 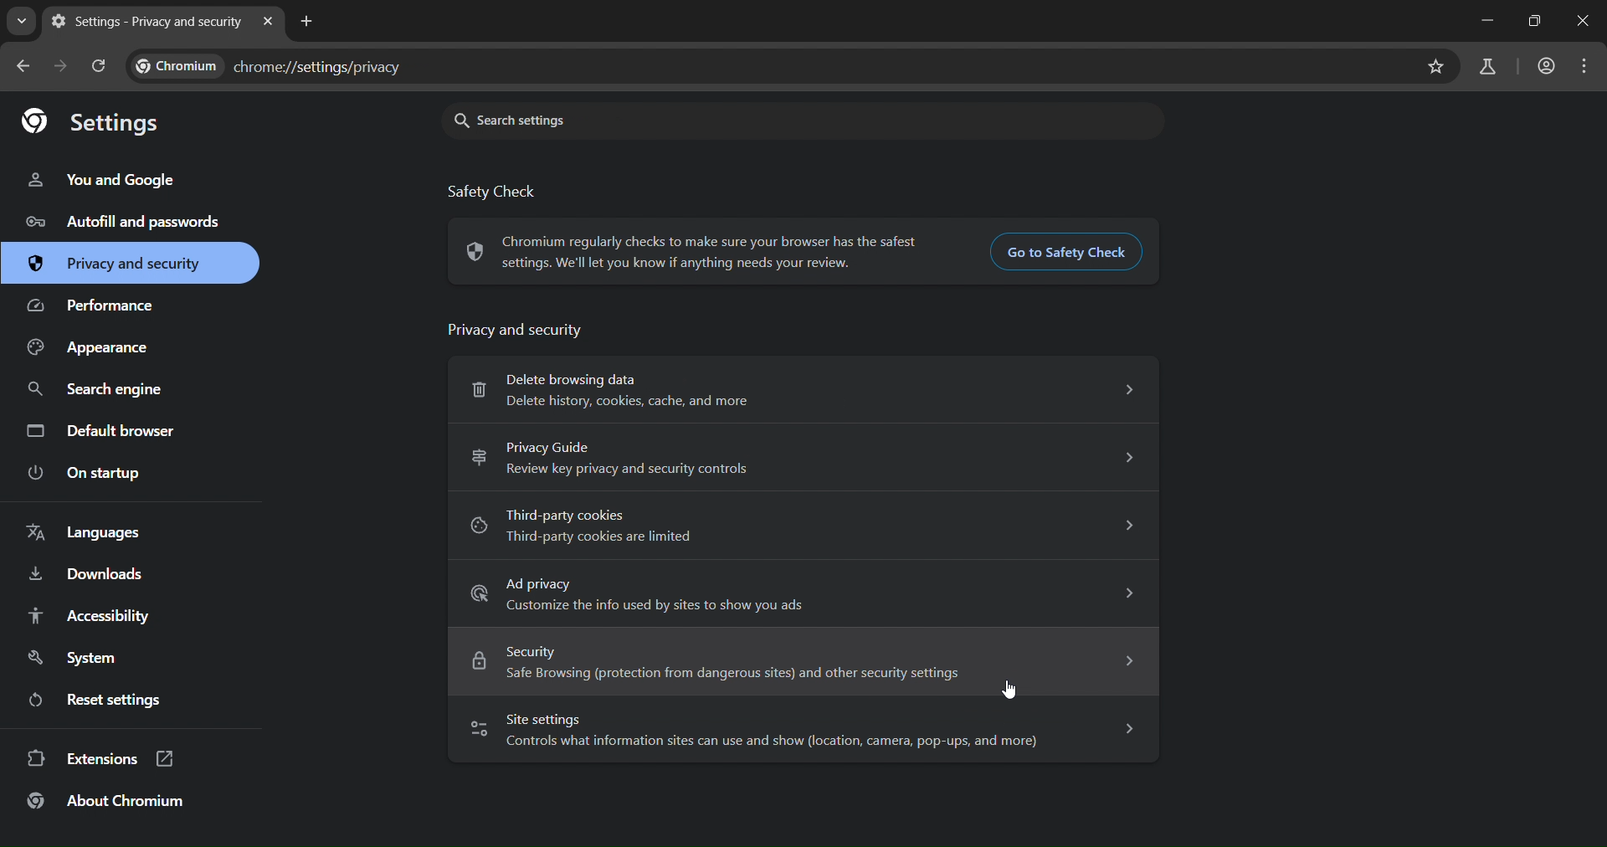 What do you see at coordinates (128, 222) in the screenshot?
I see `autofill and passwords` at bounding box center [128, 222].